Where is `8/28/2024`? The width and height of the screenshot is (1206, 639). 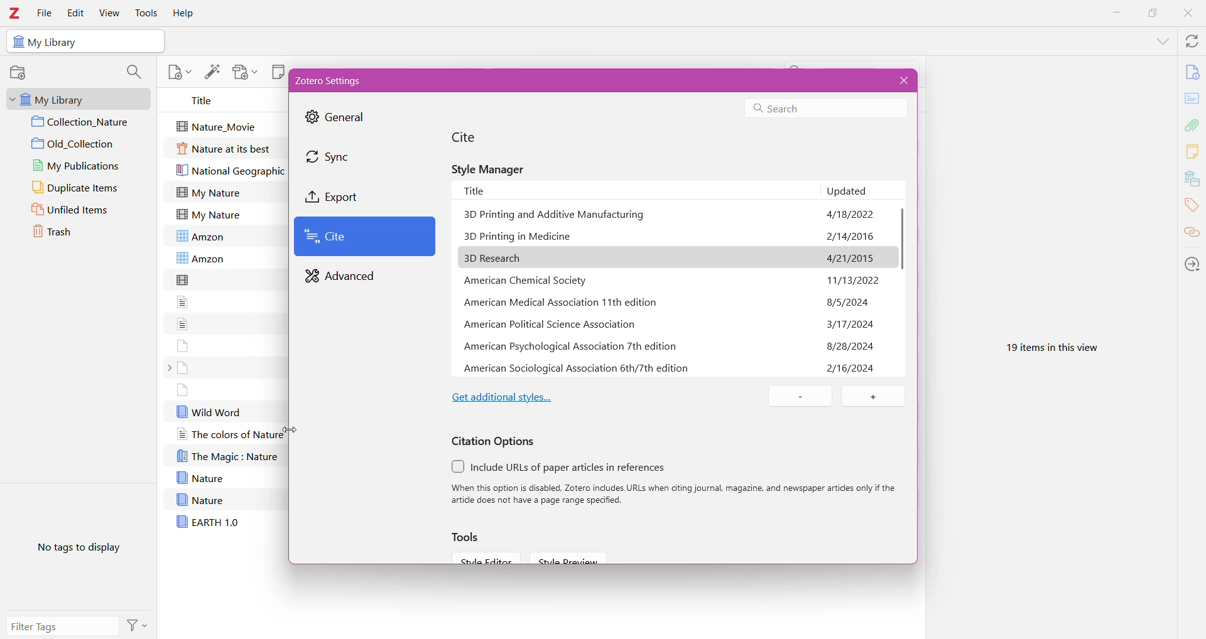
8/28/2024 is located at coordinates (850, 324).